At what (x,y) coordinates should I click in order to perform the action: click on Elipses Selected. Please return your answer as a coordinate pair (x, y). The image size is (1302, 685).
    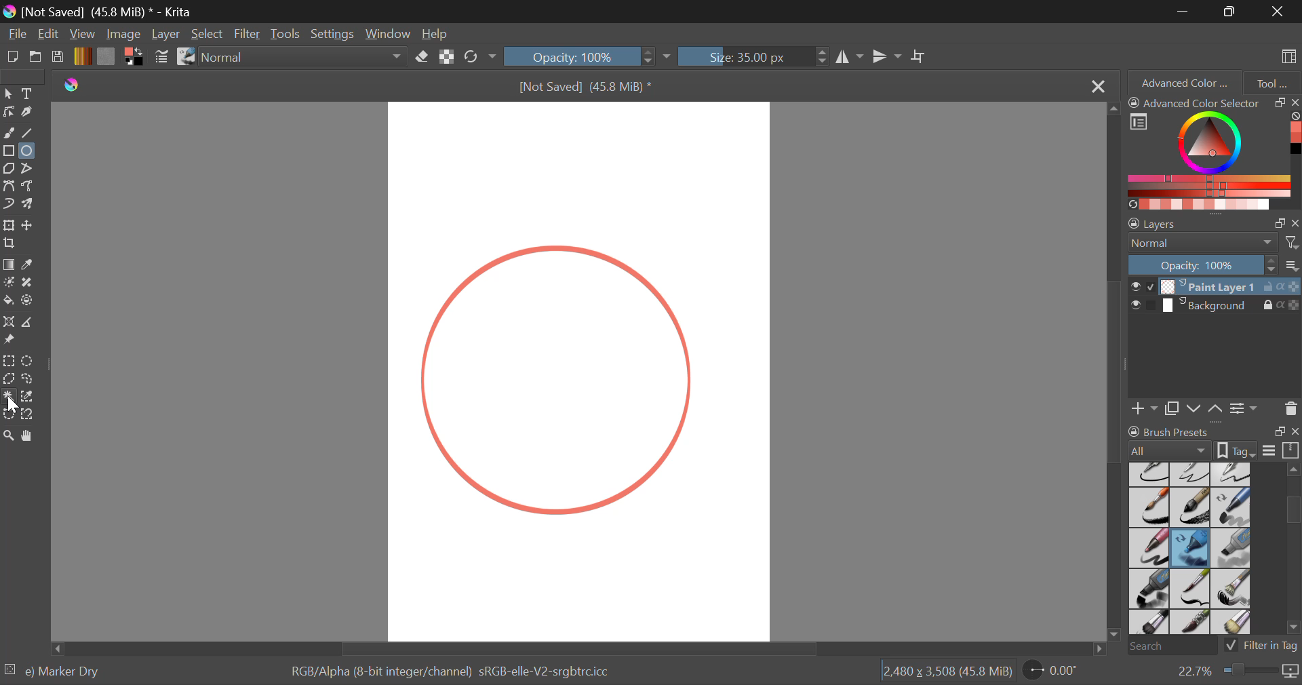
    Looking at the image, I should click on (30, 150).